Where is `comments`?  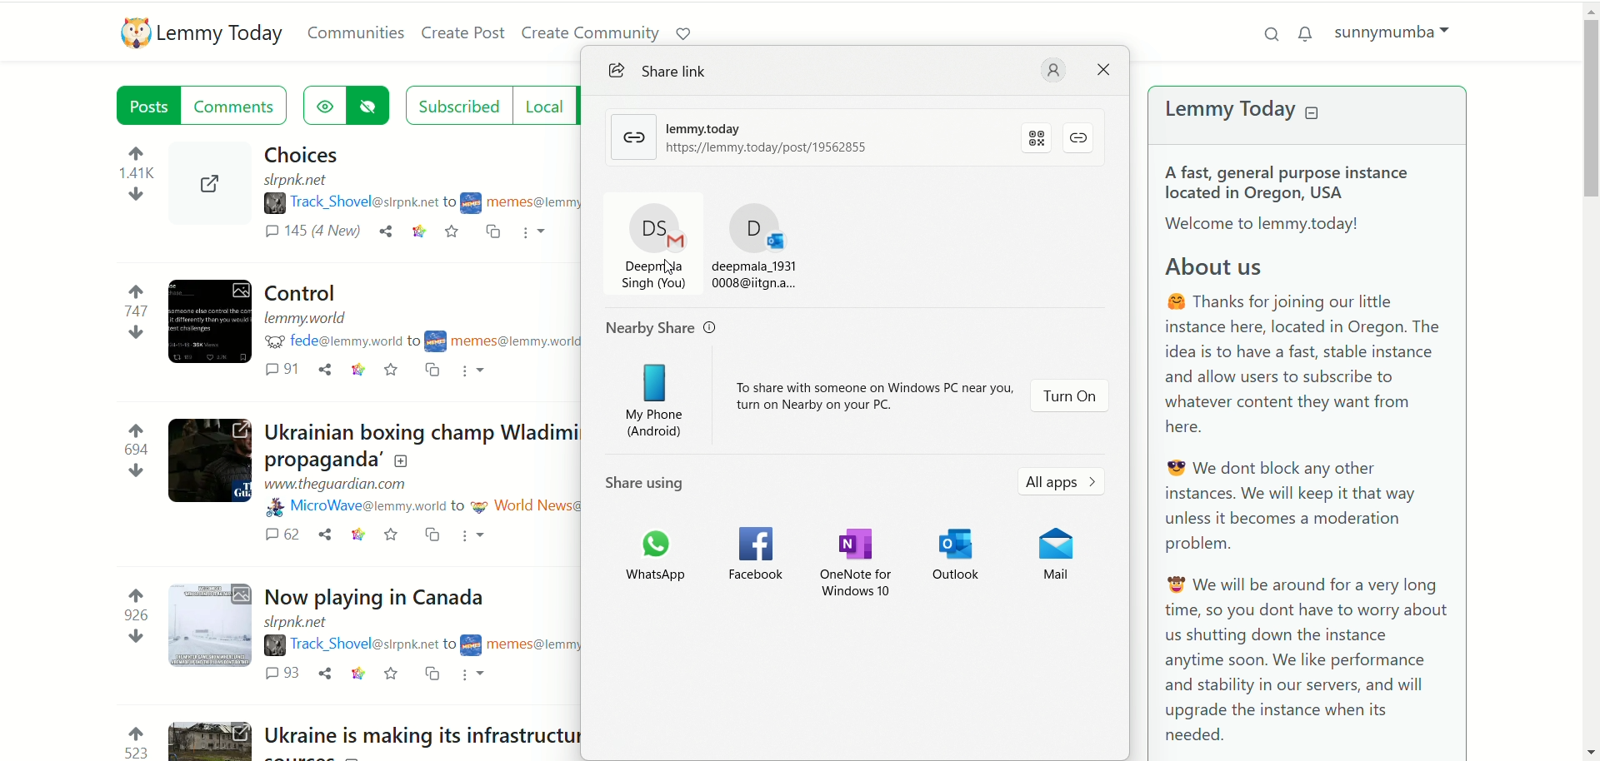
comments is located at coordinates (280, 535).